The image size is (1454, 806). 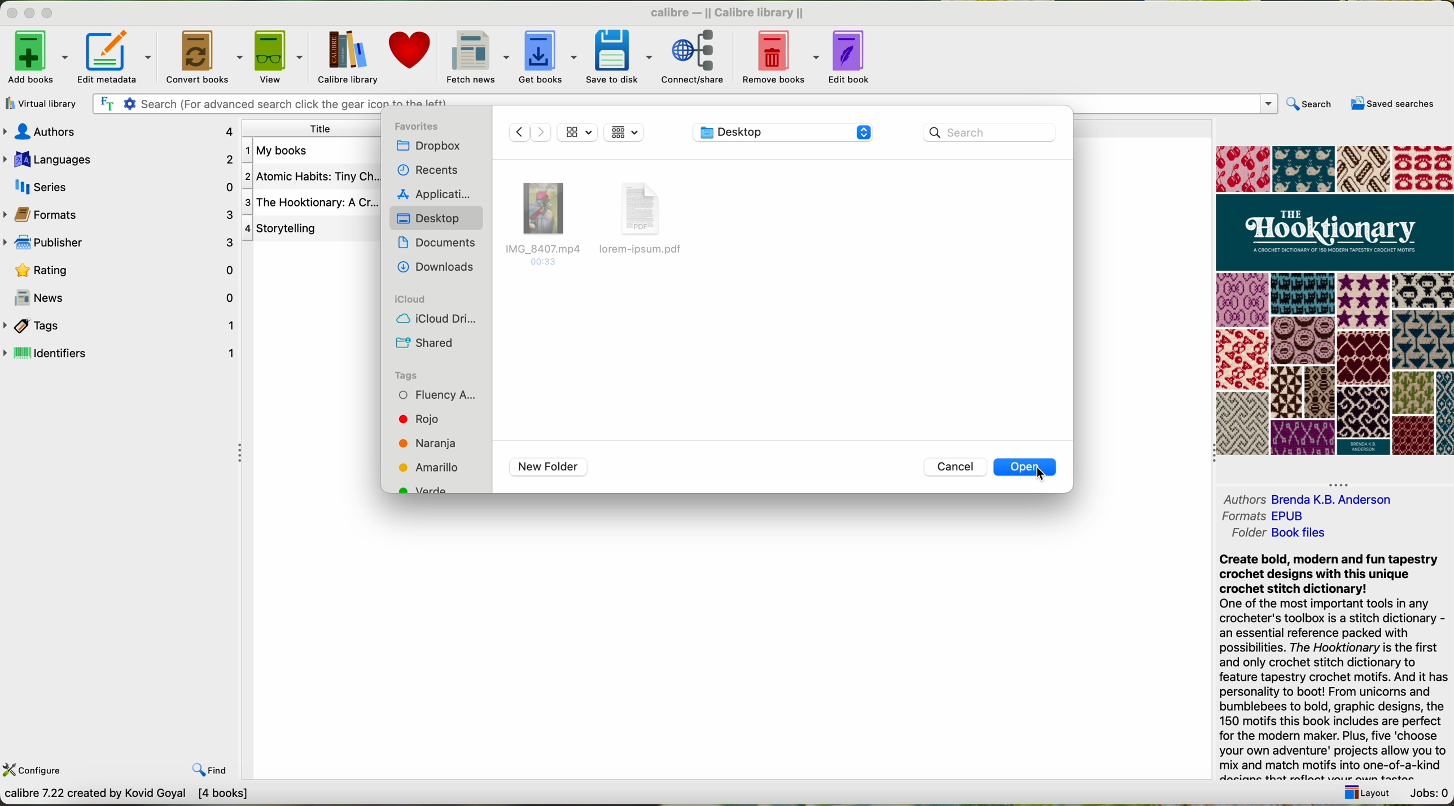 What do you see at coordinates (547, 56) in the screenshot?
I see `get books` at bounding box center [547, 56].